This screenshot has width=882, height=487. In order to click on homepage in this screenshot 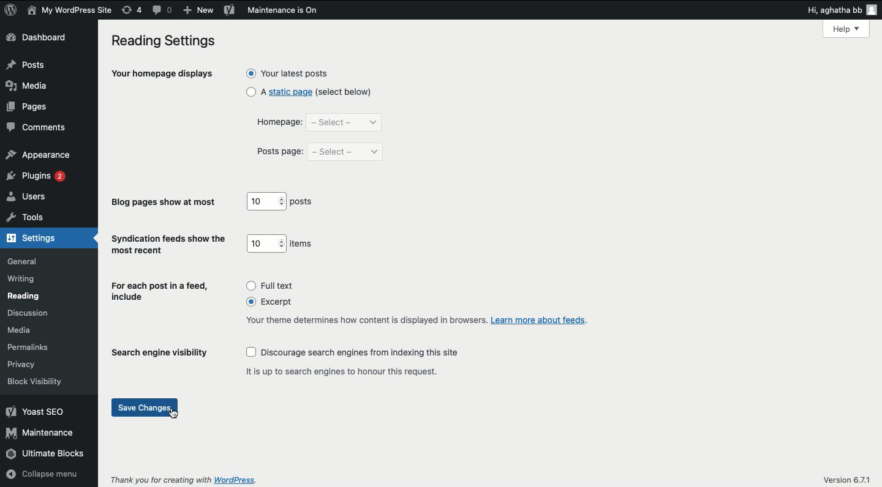, I will do `click(279, 122)`.